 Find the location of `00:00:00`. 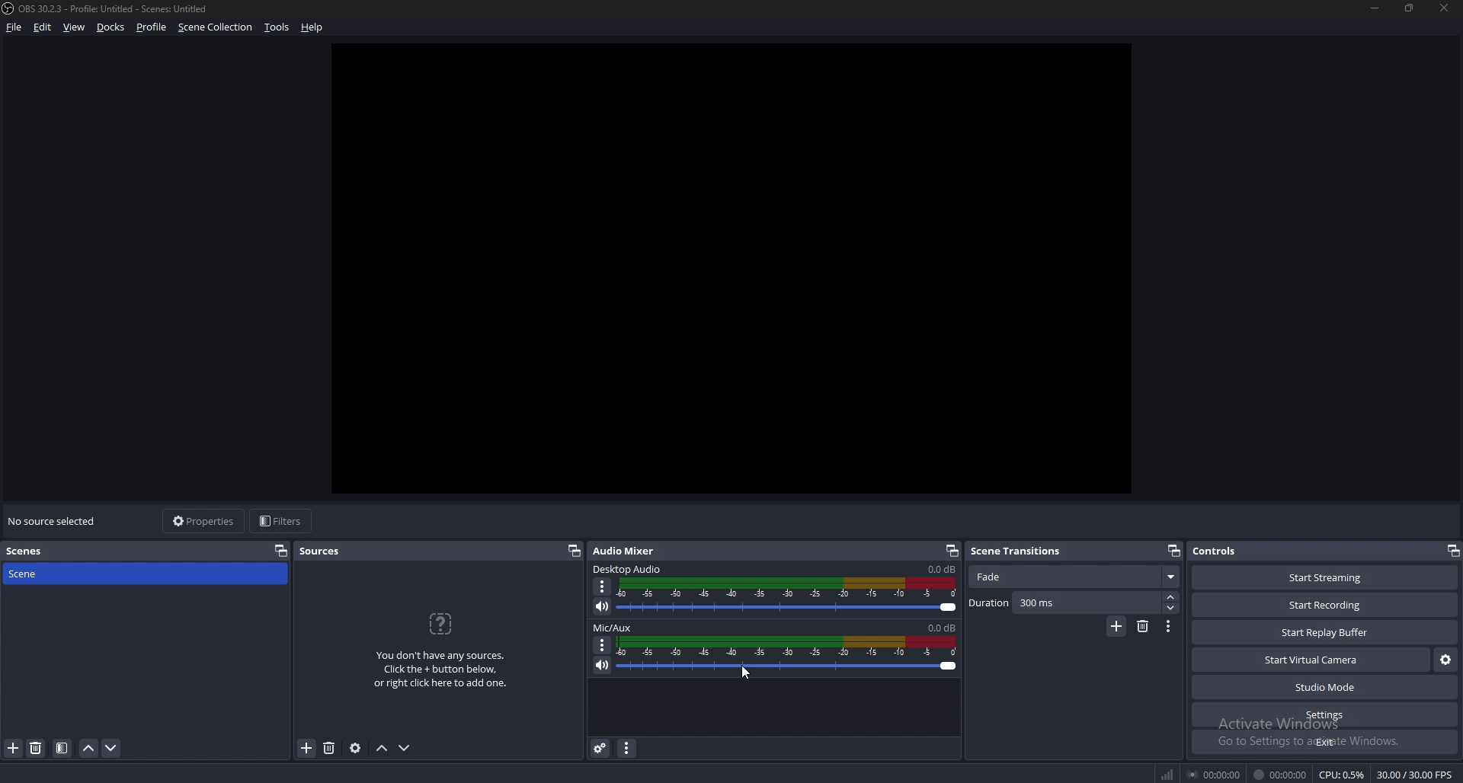

00:00:00 is located at coordinates (1279, 775).